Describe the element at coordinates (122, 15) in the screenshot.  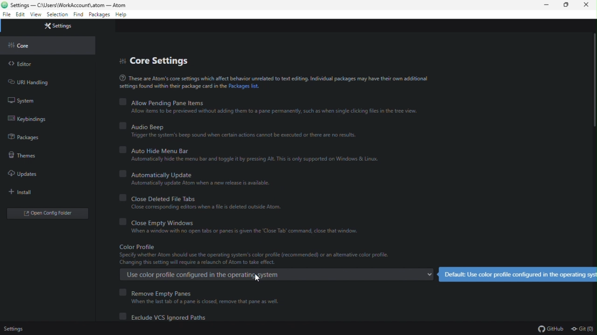
I see `help` at that location.